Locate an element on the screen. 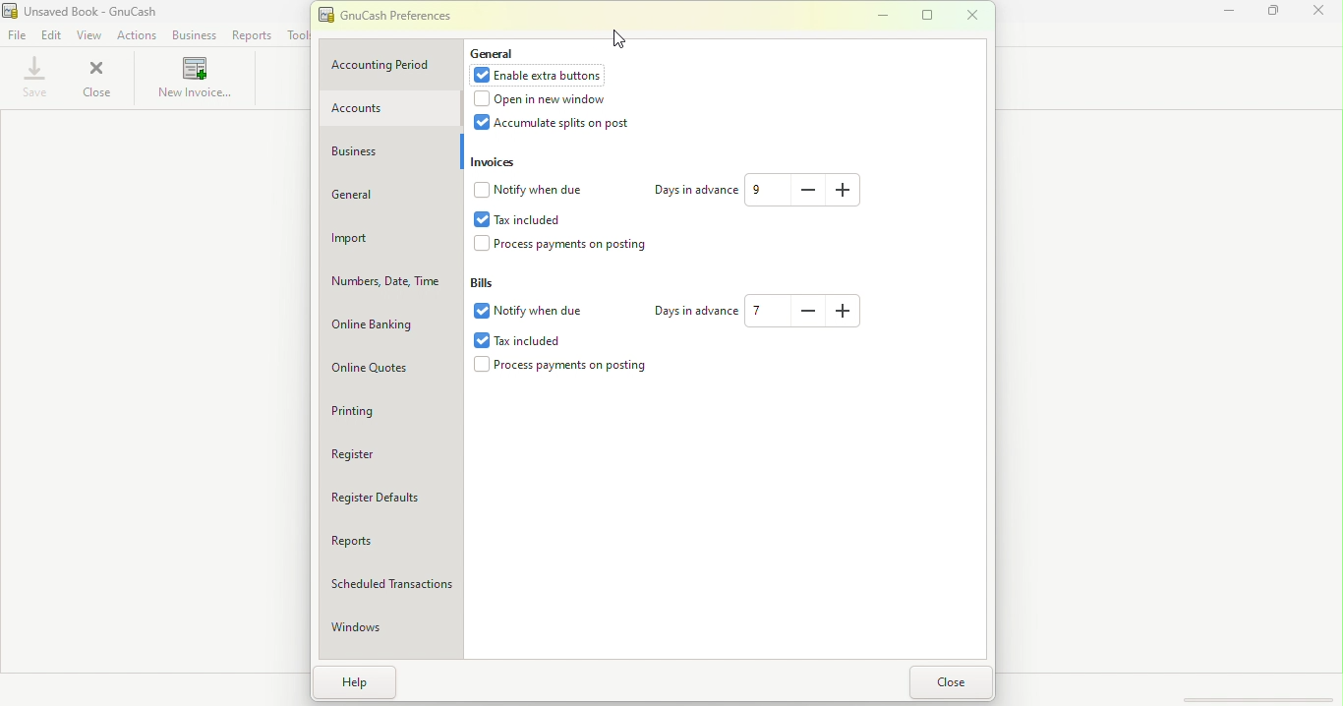  Business is located at coordinates (391, 152).